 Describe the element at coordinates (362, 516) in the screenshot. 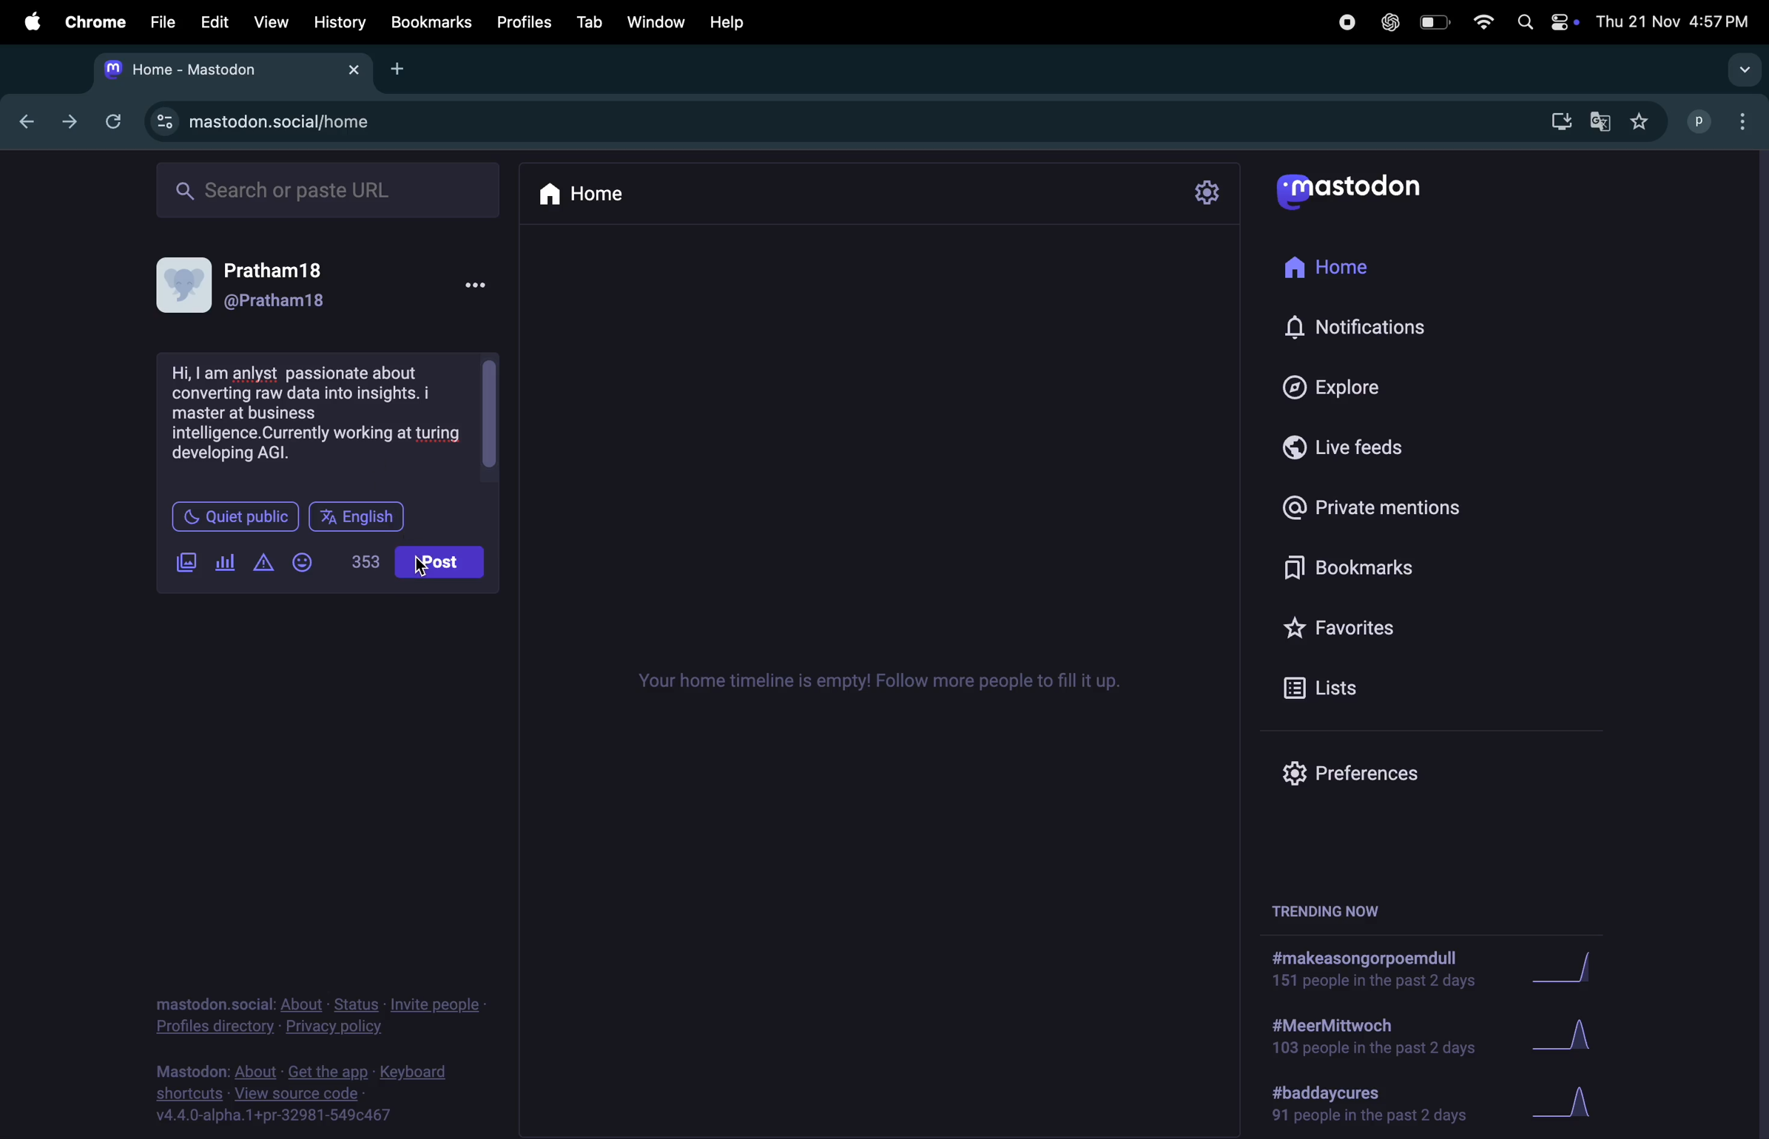

I see `language` at that location.